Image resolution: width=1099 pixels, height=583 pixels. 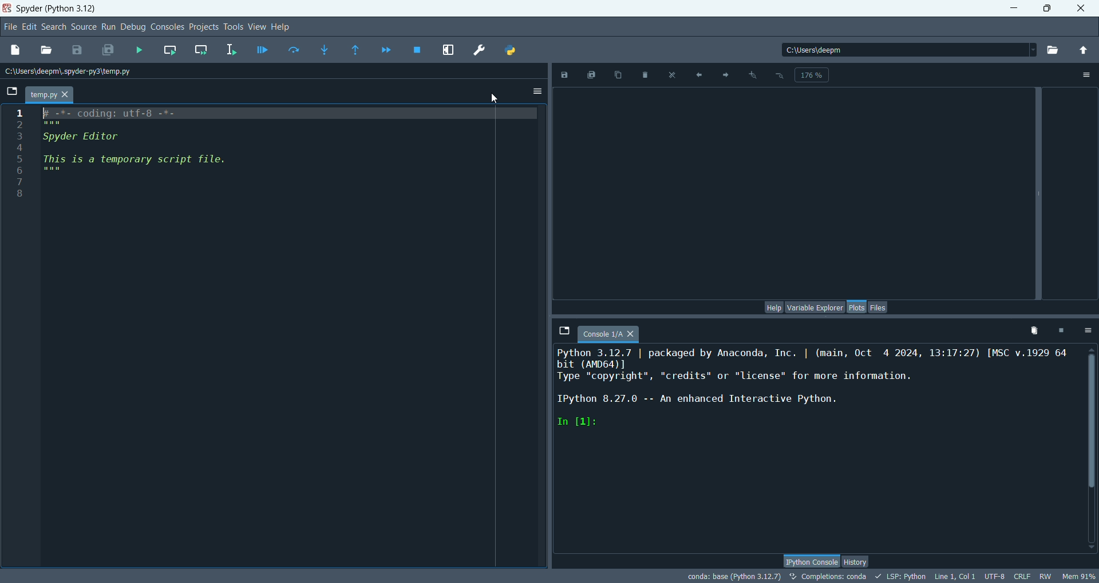 What do you see at coordinates (235, 50) in the screenshot?
I see `run selection` at bounding box center [235, 50].